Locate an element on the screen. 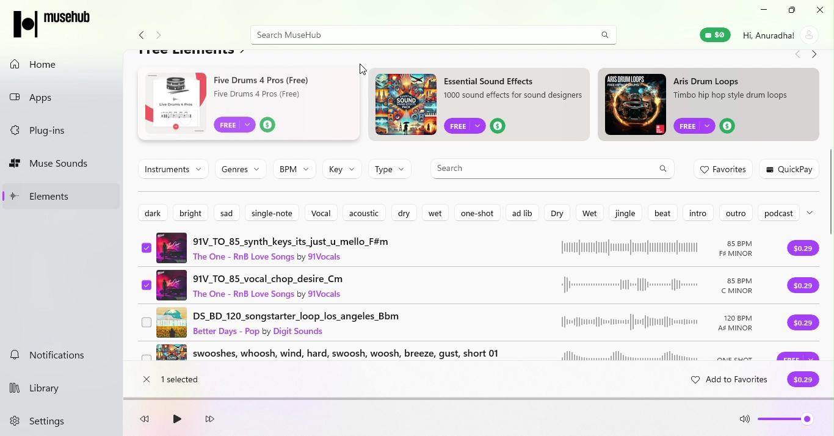  ad is located at coordinates (246, 105).